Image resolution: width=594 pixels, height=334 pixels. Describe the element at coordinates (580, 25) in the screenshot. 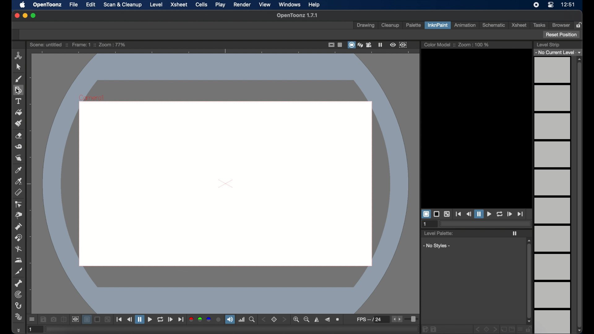

I see `lock rooms table` at that location.